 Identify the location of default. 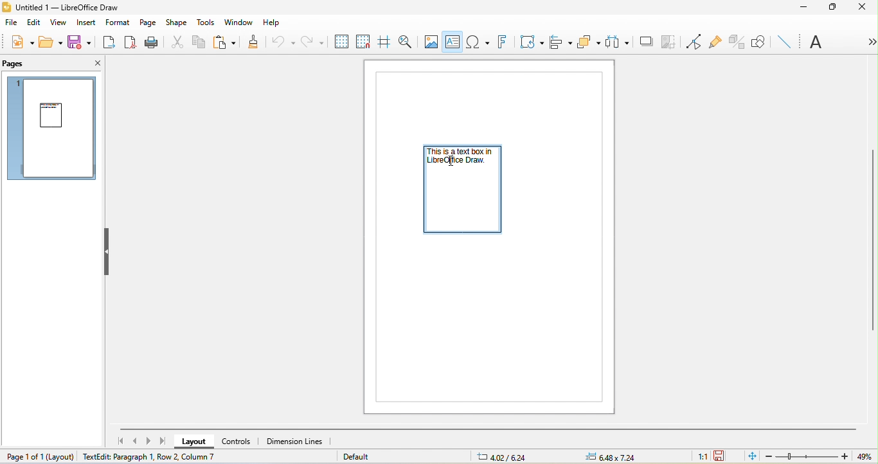
(363, 457).